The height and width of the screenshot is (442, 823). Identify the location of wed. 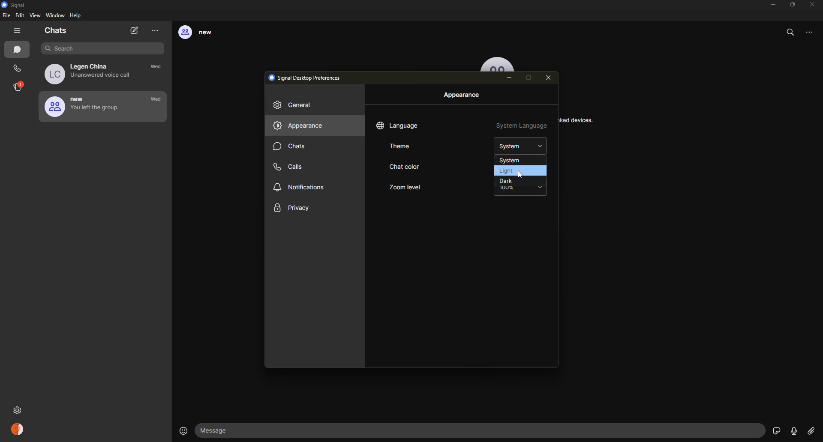
(156, 99).